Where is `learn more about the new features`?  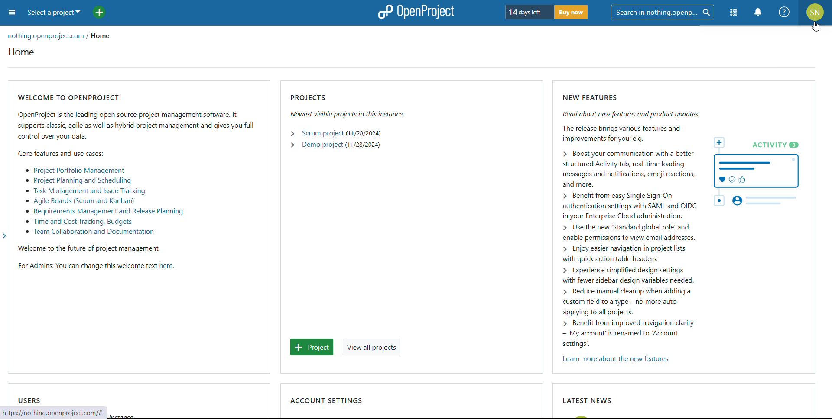 learn more about the new features is located at coordinates (615, 360).